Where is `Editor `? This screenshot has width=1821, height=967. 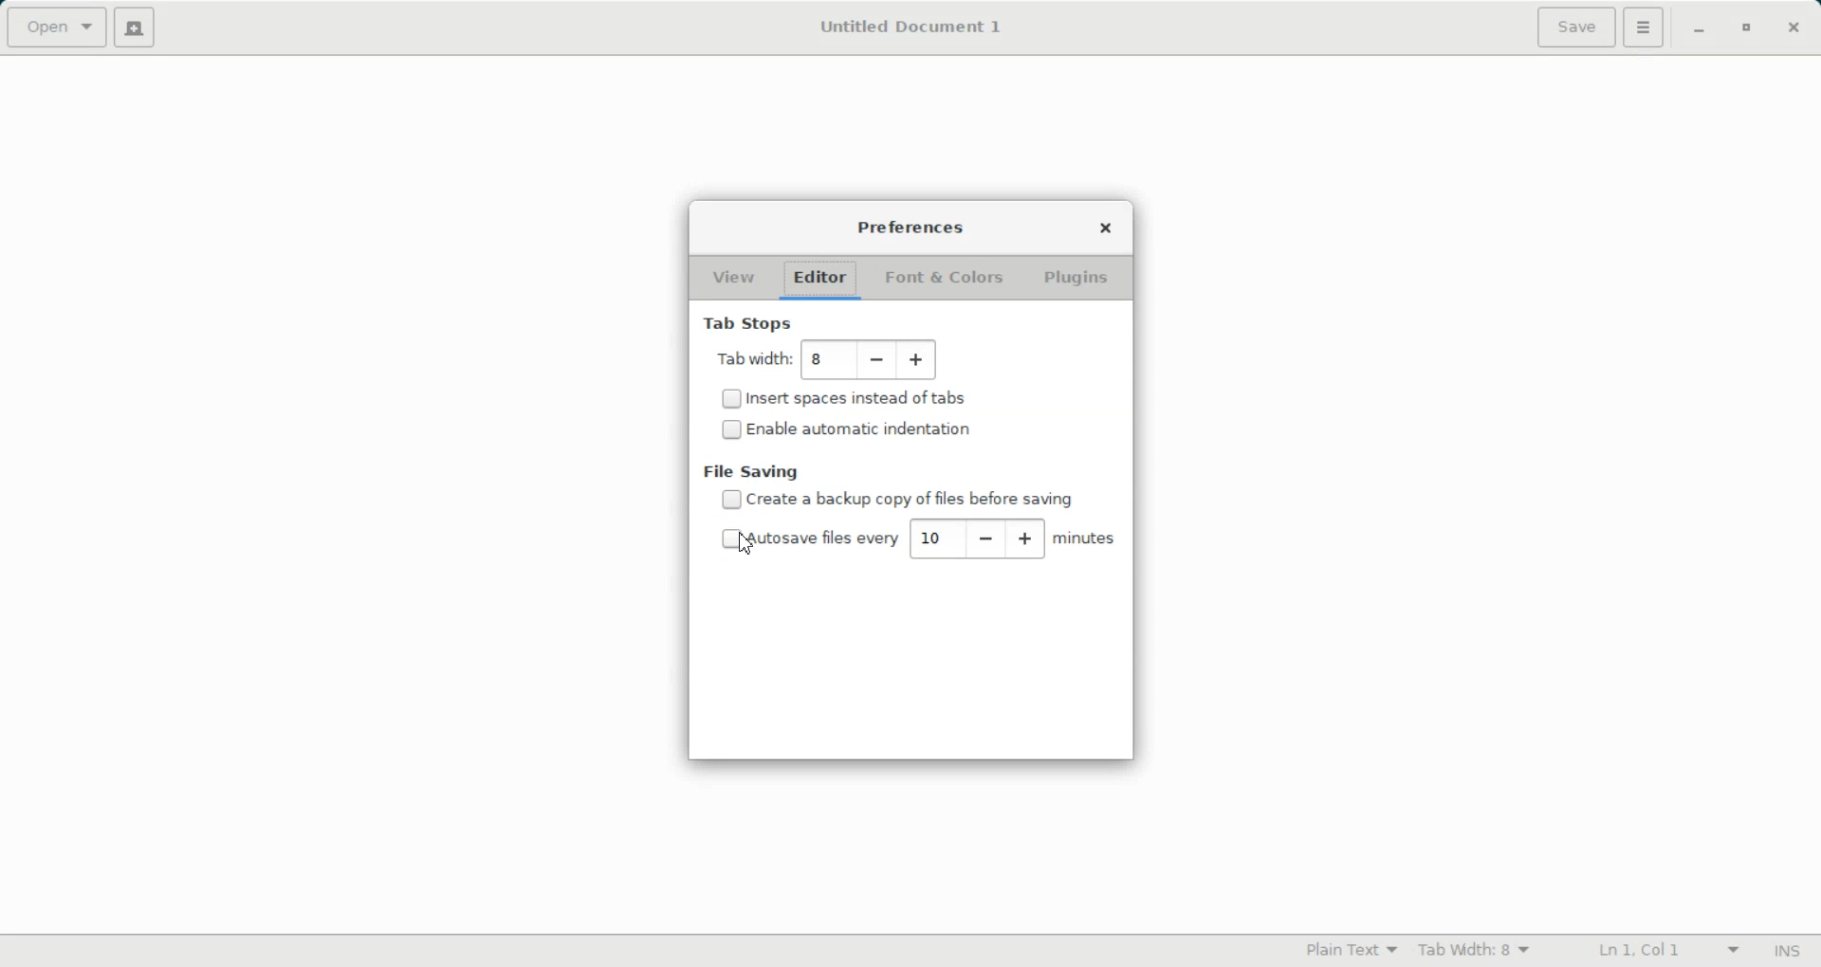 Editor  is located at coordinates (817, 281).